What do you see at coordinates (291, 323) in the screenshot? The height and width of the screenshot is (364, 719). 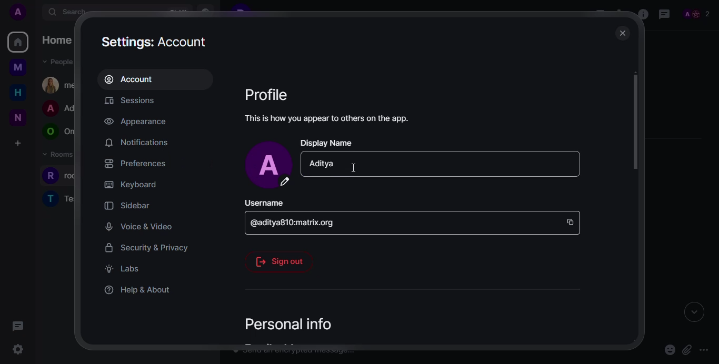 I see `personal info` at bounding box center [291, 323].